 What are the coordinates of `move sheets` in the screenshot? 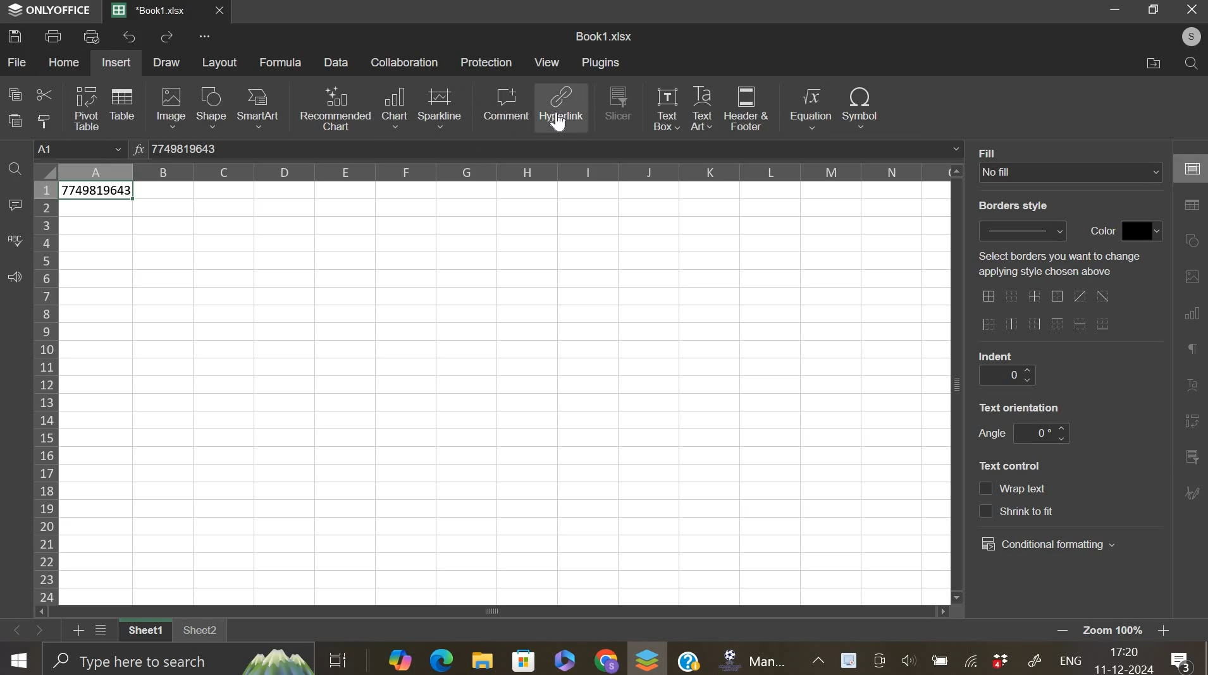 It's located at (30, 629).